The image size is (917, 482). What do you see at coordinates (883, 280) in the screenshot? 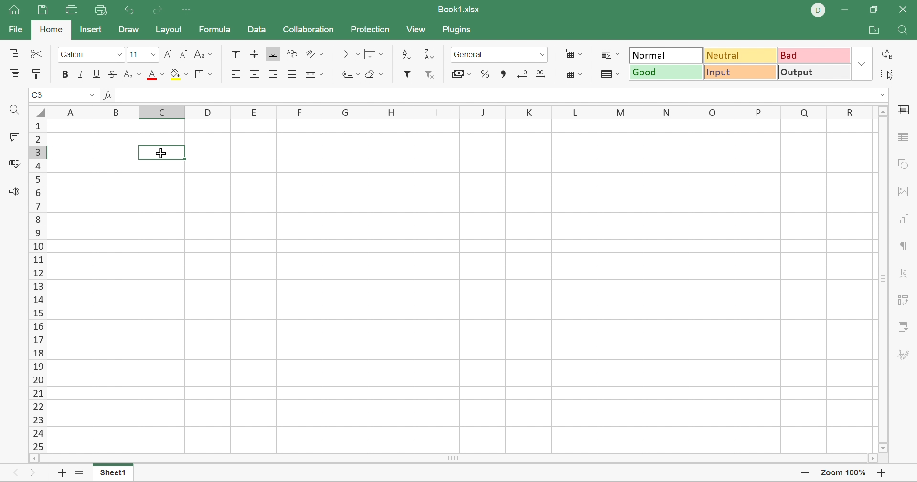
I see `Scroll Bar` at bounding box center [883, 280].